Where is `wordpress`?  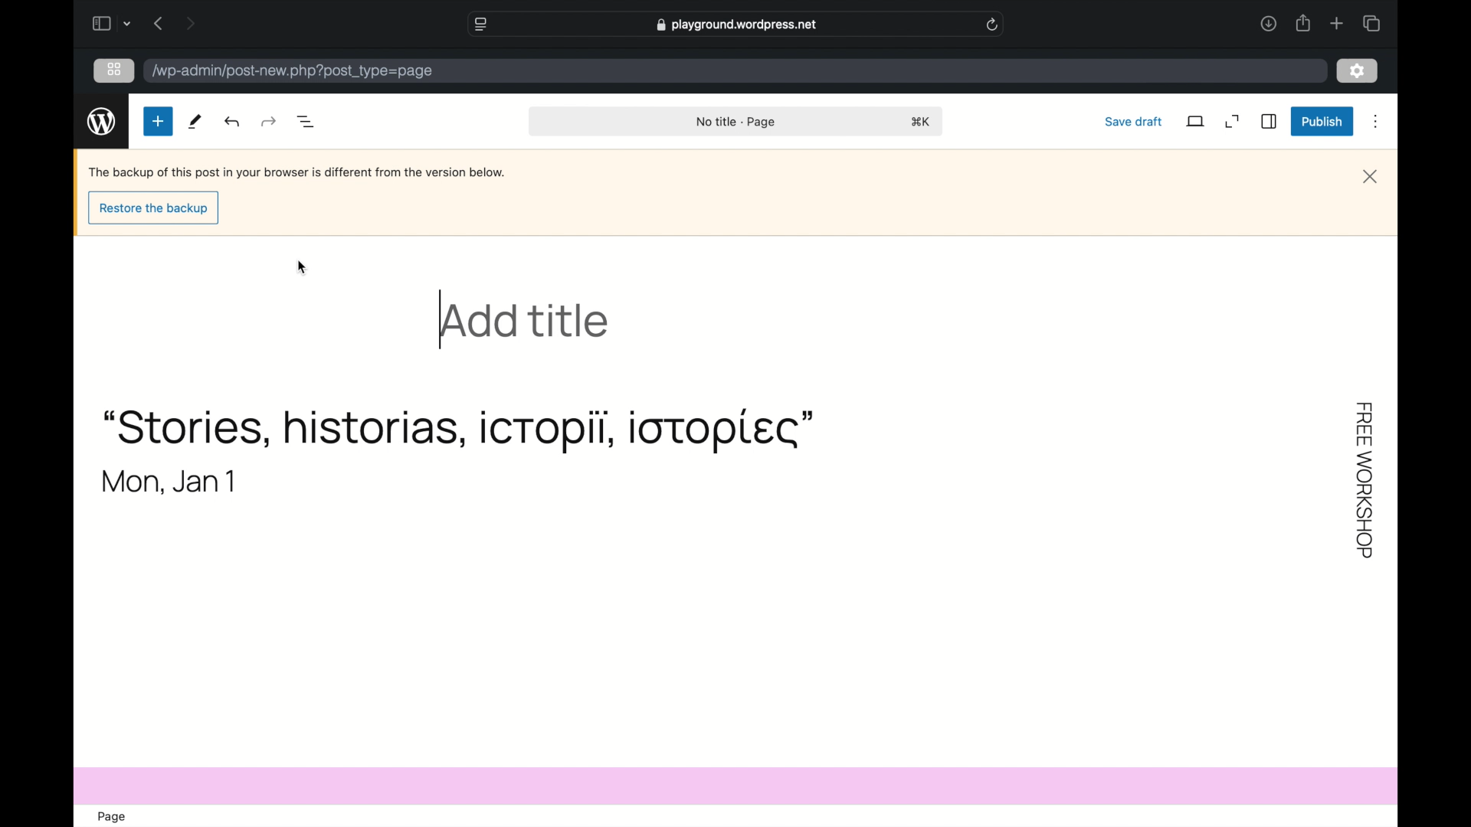
wordpress is located at coordinates (101, 121).